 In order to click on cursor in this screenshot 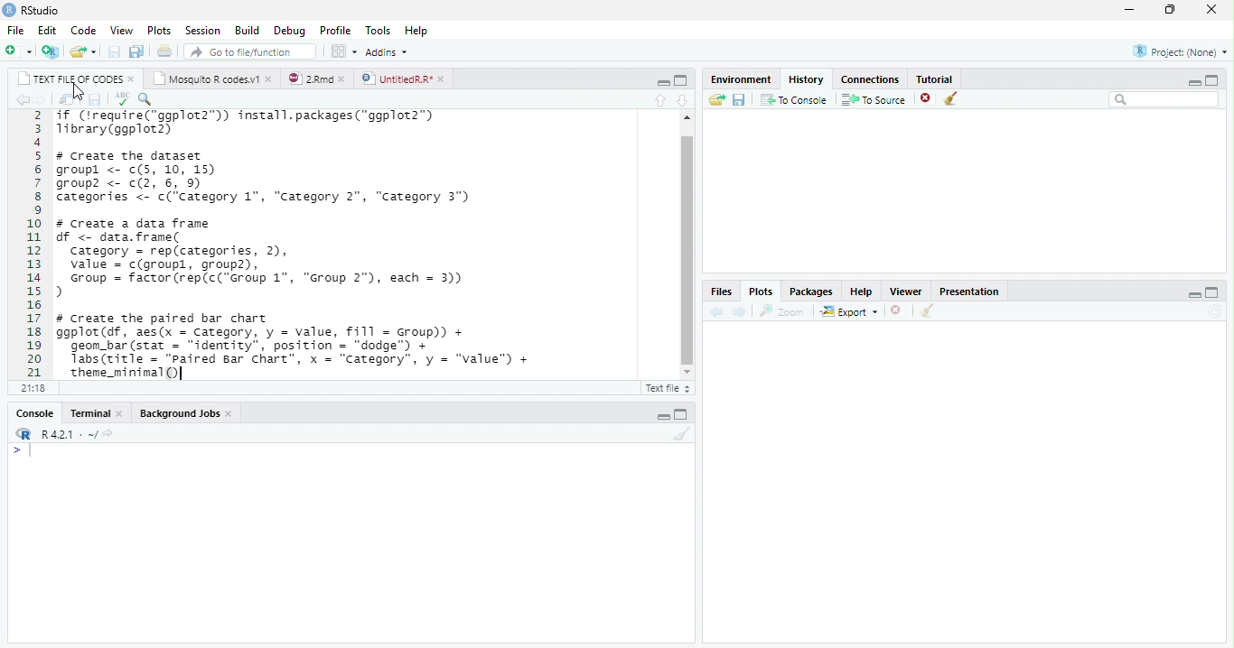, I will do `click(78, 91)`.